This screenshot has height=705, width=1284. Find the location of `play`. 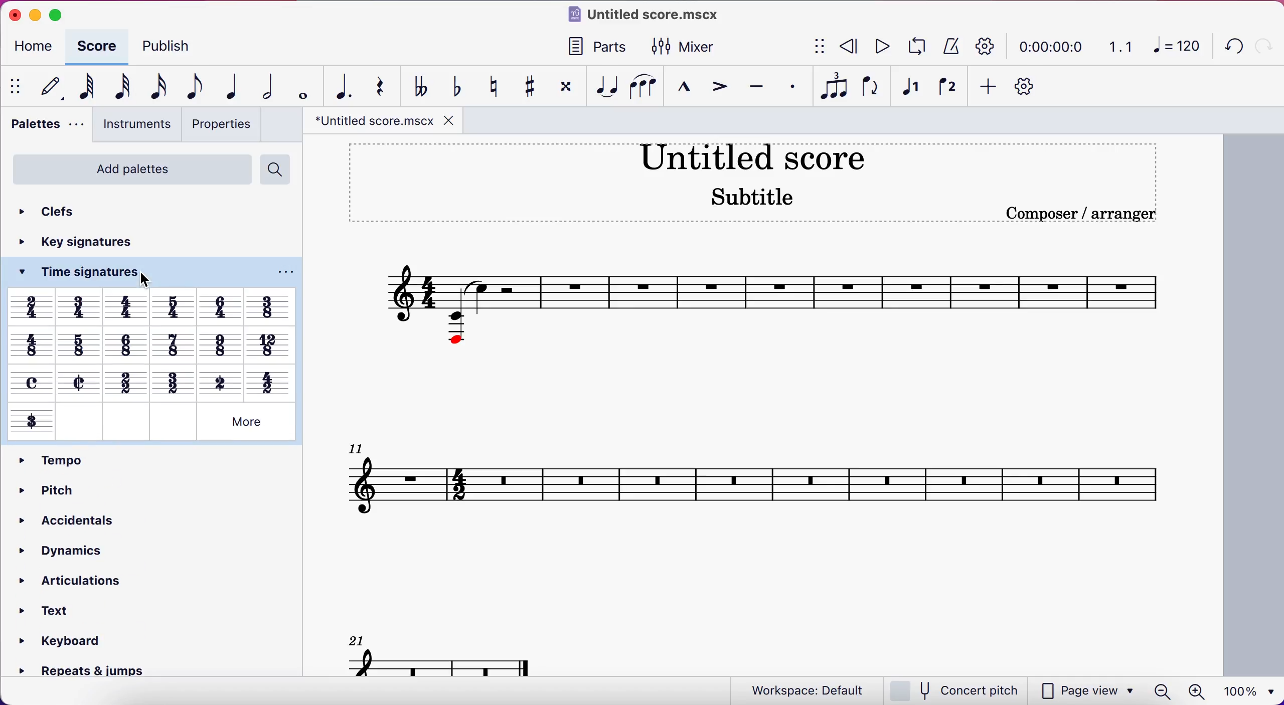

play is located at coordinates (885, 47).